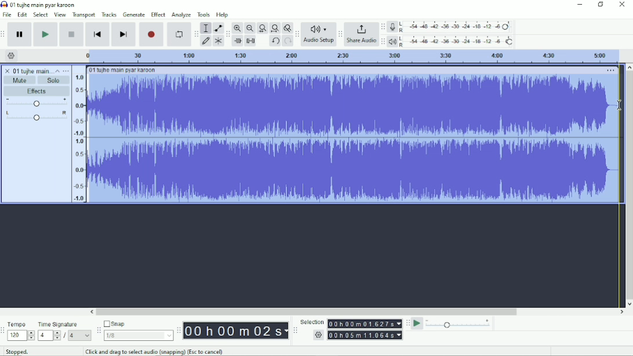 The width and height of the screenshot is (633, 356). What do you see at coordinates (611, 71) in the screenshot?
I see `More options` at bounding box center [611, 71].